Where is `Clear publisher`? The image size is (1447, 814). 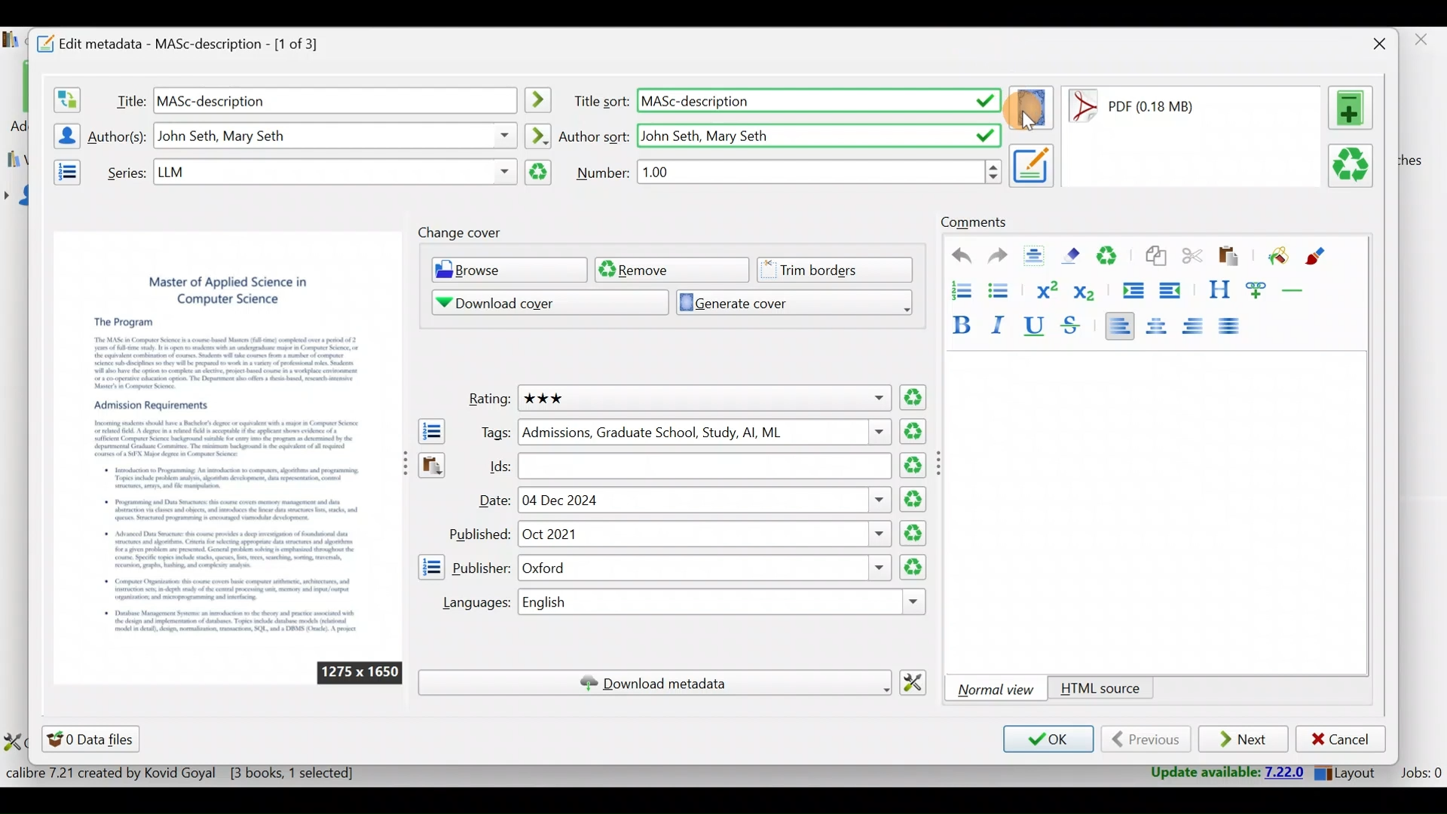 Clear publisher is located at coordinates (911, 567).